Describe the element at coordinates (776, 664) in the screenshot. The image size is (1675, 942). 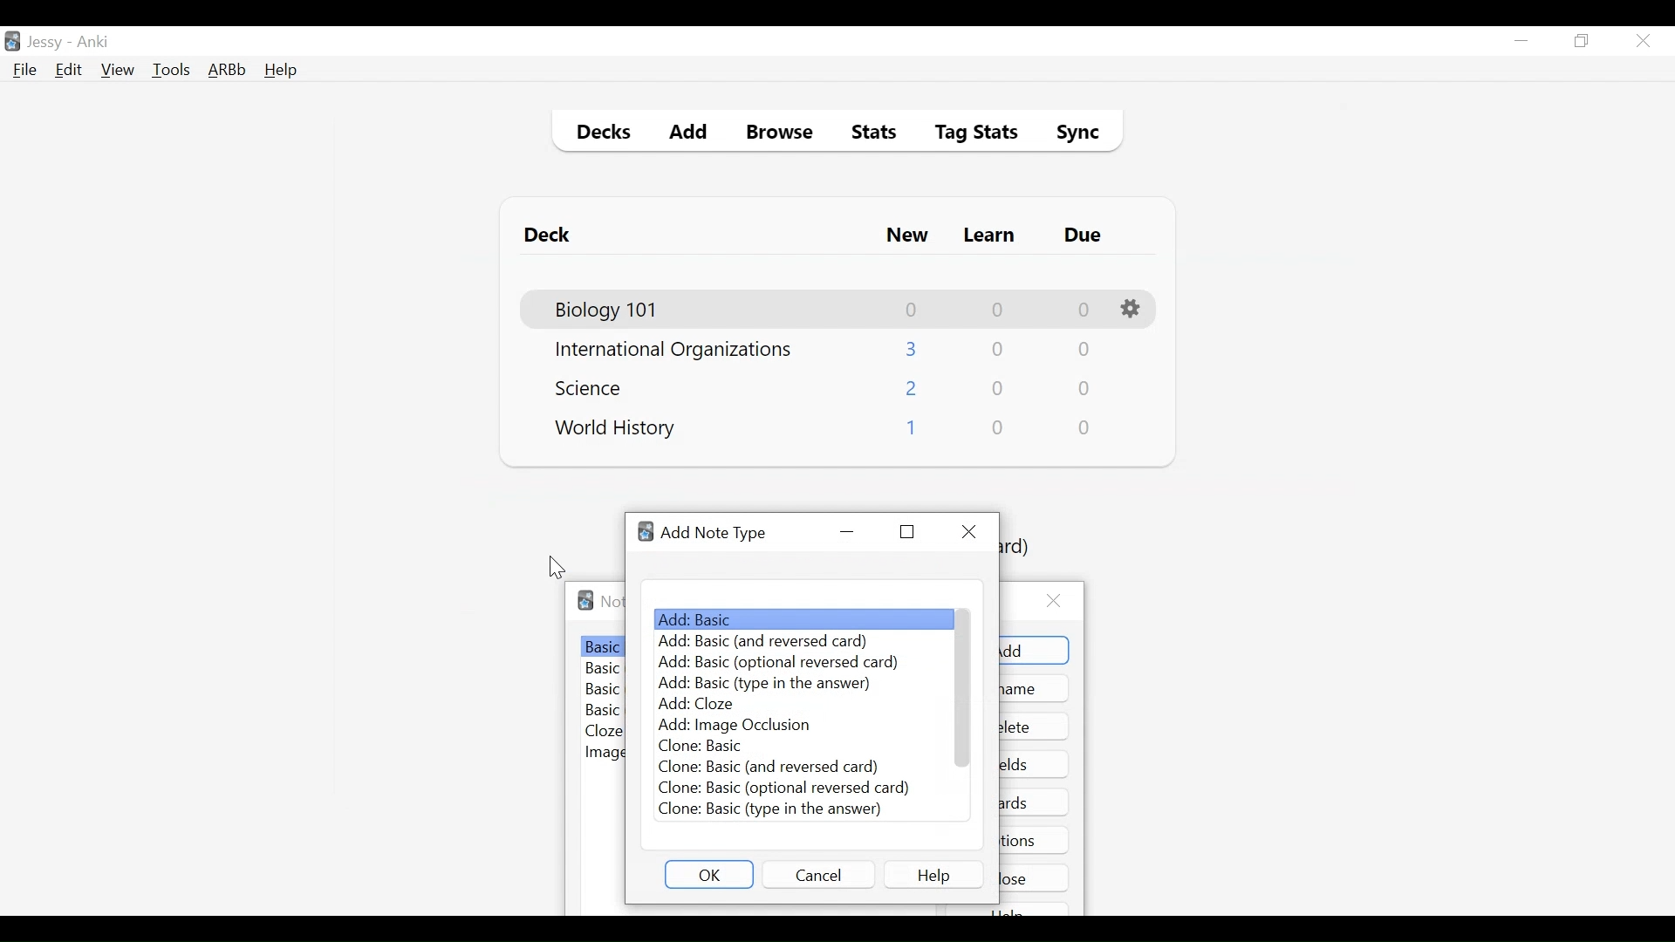
I see `Add: Basic (optional reversed card)` at that location.